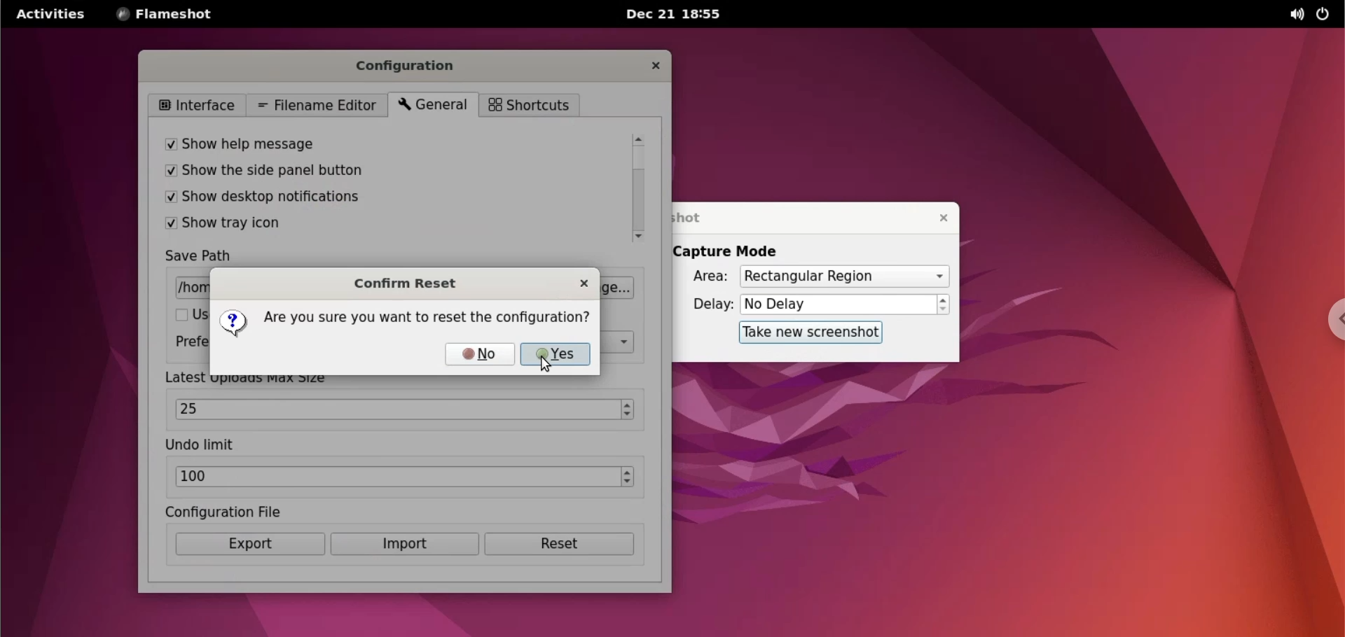  What do you see at coordinates (557, 353) in the screenshot?
I see `yes` at bounding box center [557, 353].